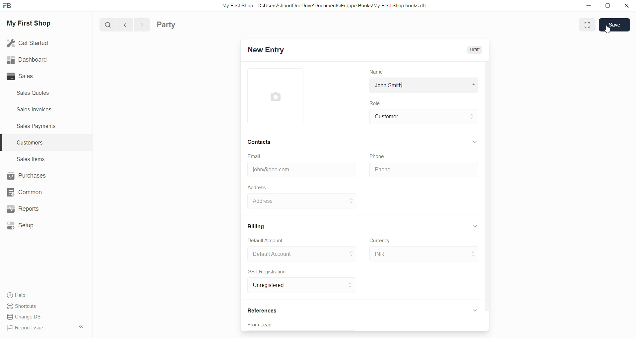 The width and height of the screenshot is (636, 338). Describe the element at coordinates (321, 6) in the screenshot. I see `My First Shop - C:\Users\shaur\OneDrive\Documents\Frappe BooksiMy First Shop books db` at that location.